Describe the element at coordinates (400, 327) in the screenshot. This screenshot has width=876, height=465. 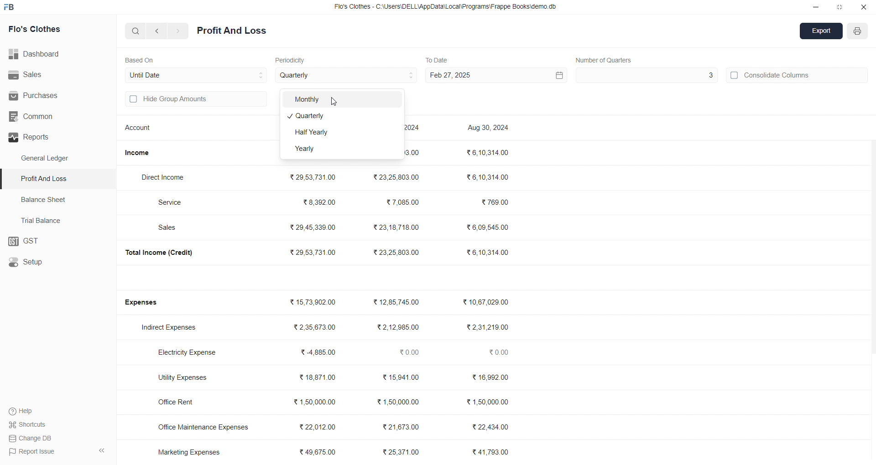
I see `₹2,12,985.00` at that location.